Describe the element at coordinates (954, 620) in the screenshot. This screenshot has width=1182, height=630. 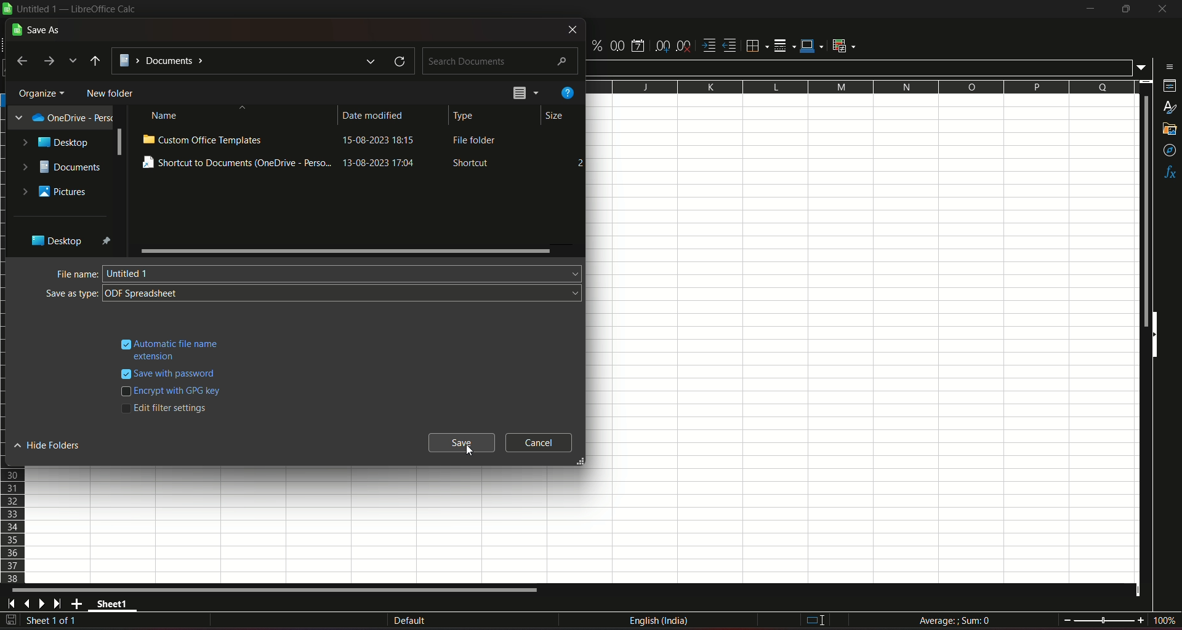
I see `formula` at that location.